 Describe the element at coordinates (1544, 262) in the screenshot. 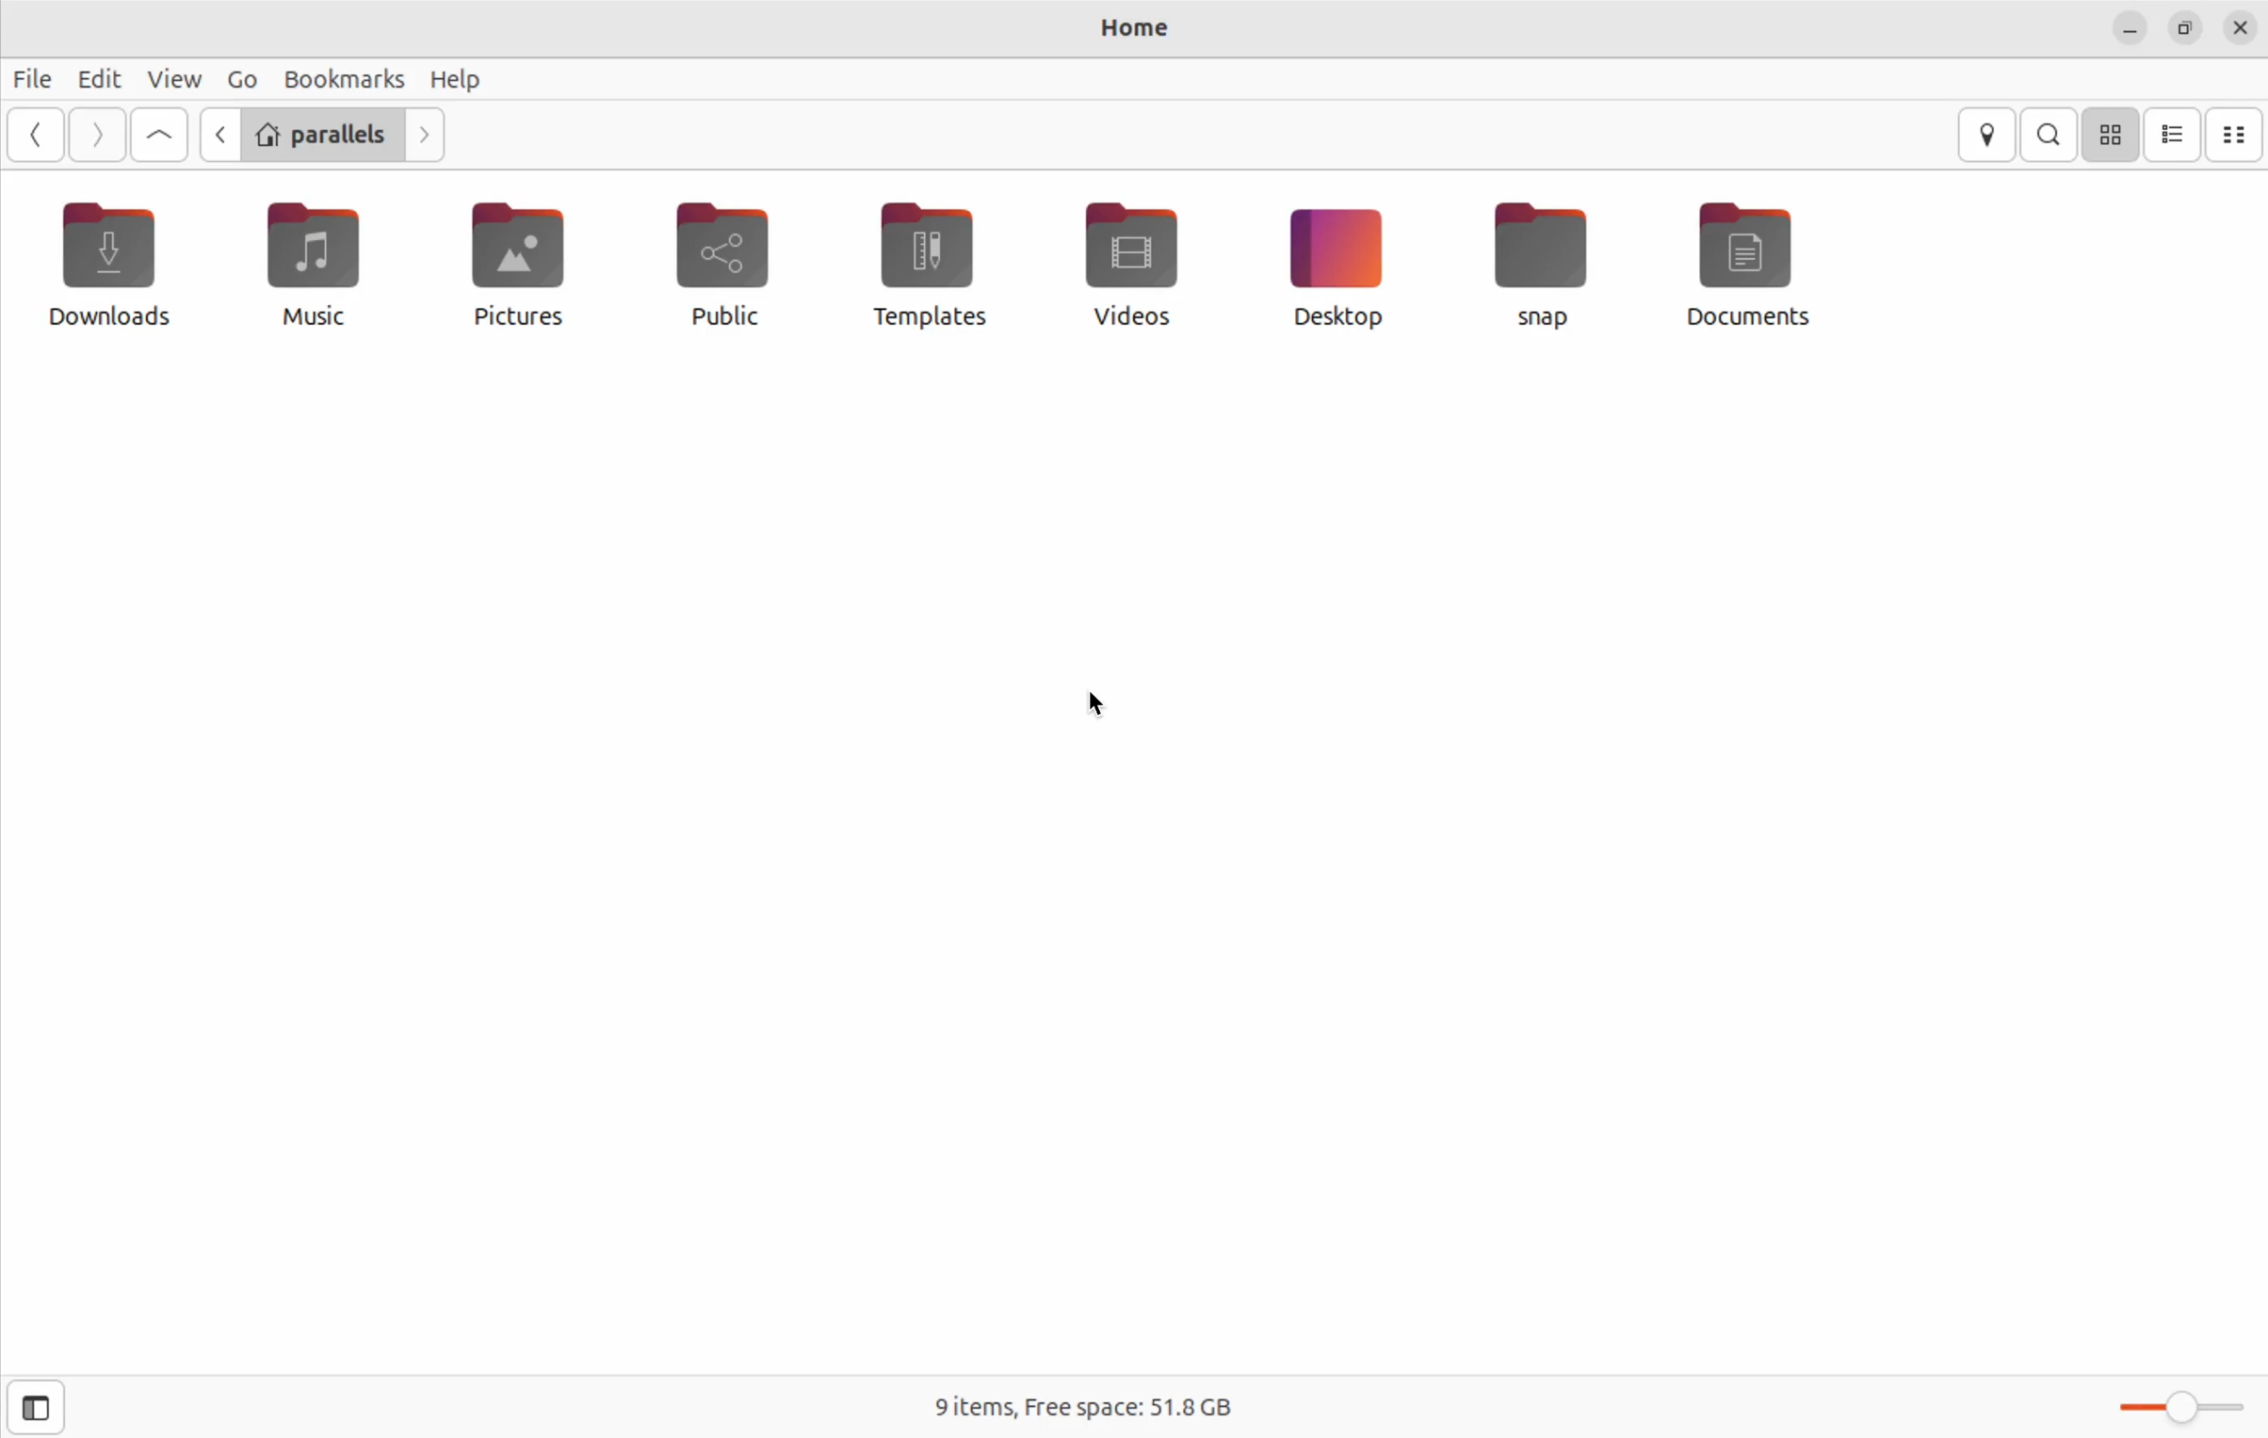

I see `snap` at that location.